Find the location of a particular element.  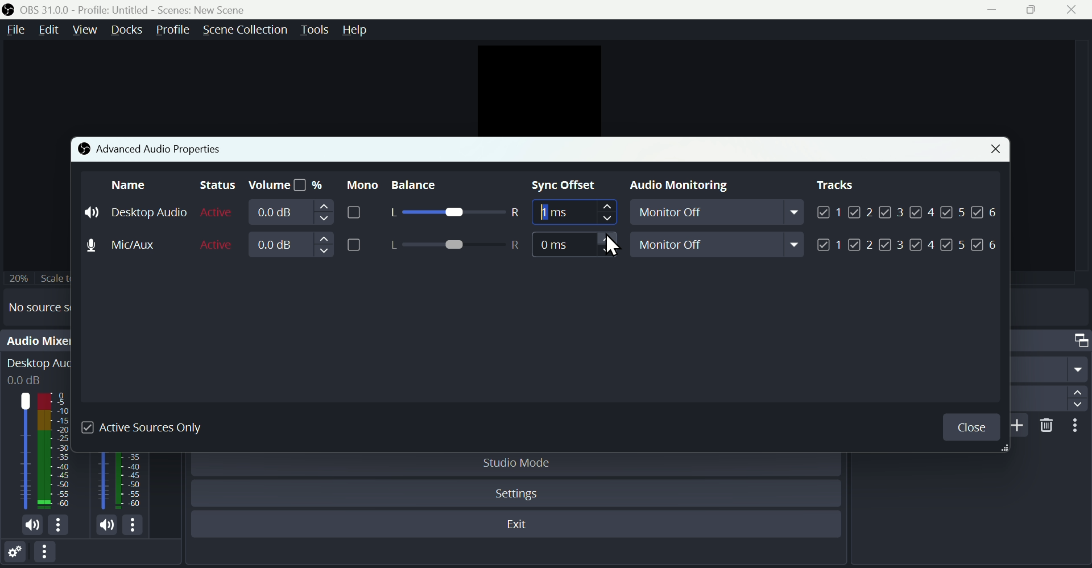

Volume percentage is located at coordinates (286, 186).